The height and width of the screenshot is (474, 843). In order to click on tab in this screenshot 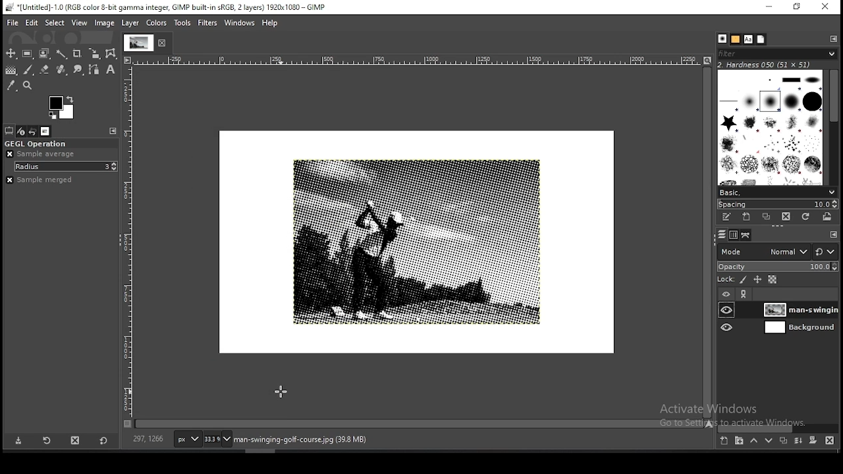, I will do `click(148, 43)`.